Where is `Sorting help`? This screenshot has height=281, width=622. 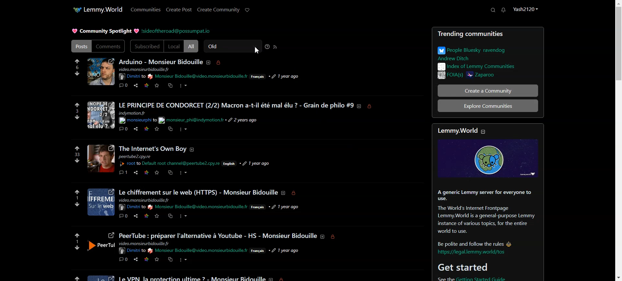 Sorting help is located at coordinates (268, 46).